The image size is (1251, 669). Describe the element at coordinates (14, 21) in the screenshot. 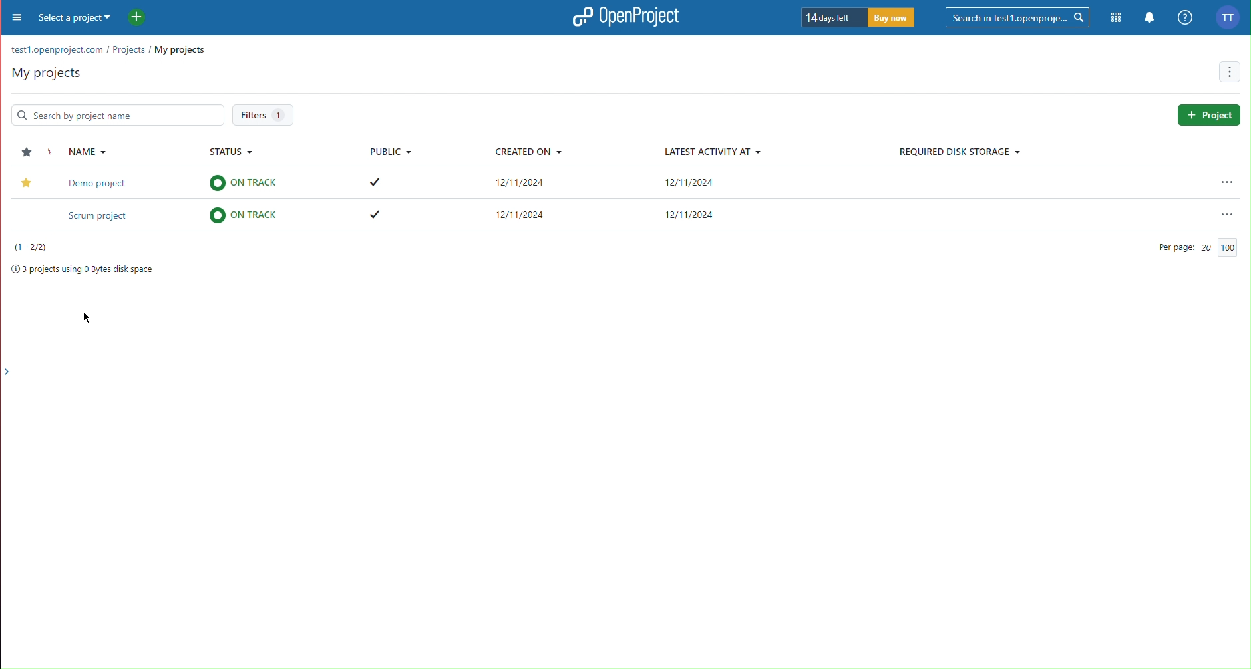

I see `More` at that location.